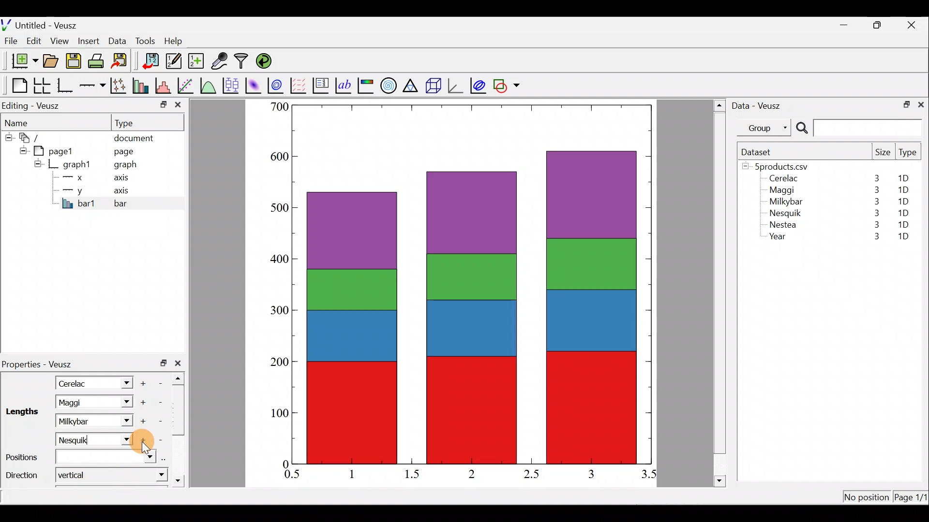  Describe the element at coordinates (151, 475) in the screenshot. I see `direction dropdown` at that location.